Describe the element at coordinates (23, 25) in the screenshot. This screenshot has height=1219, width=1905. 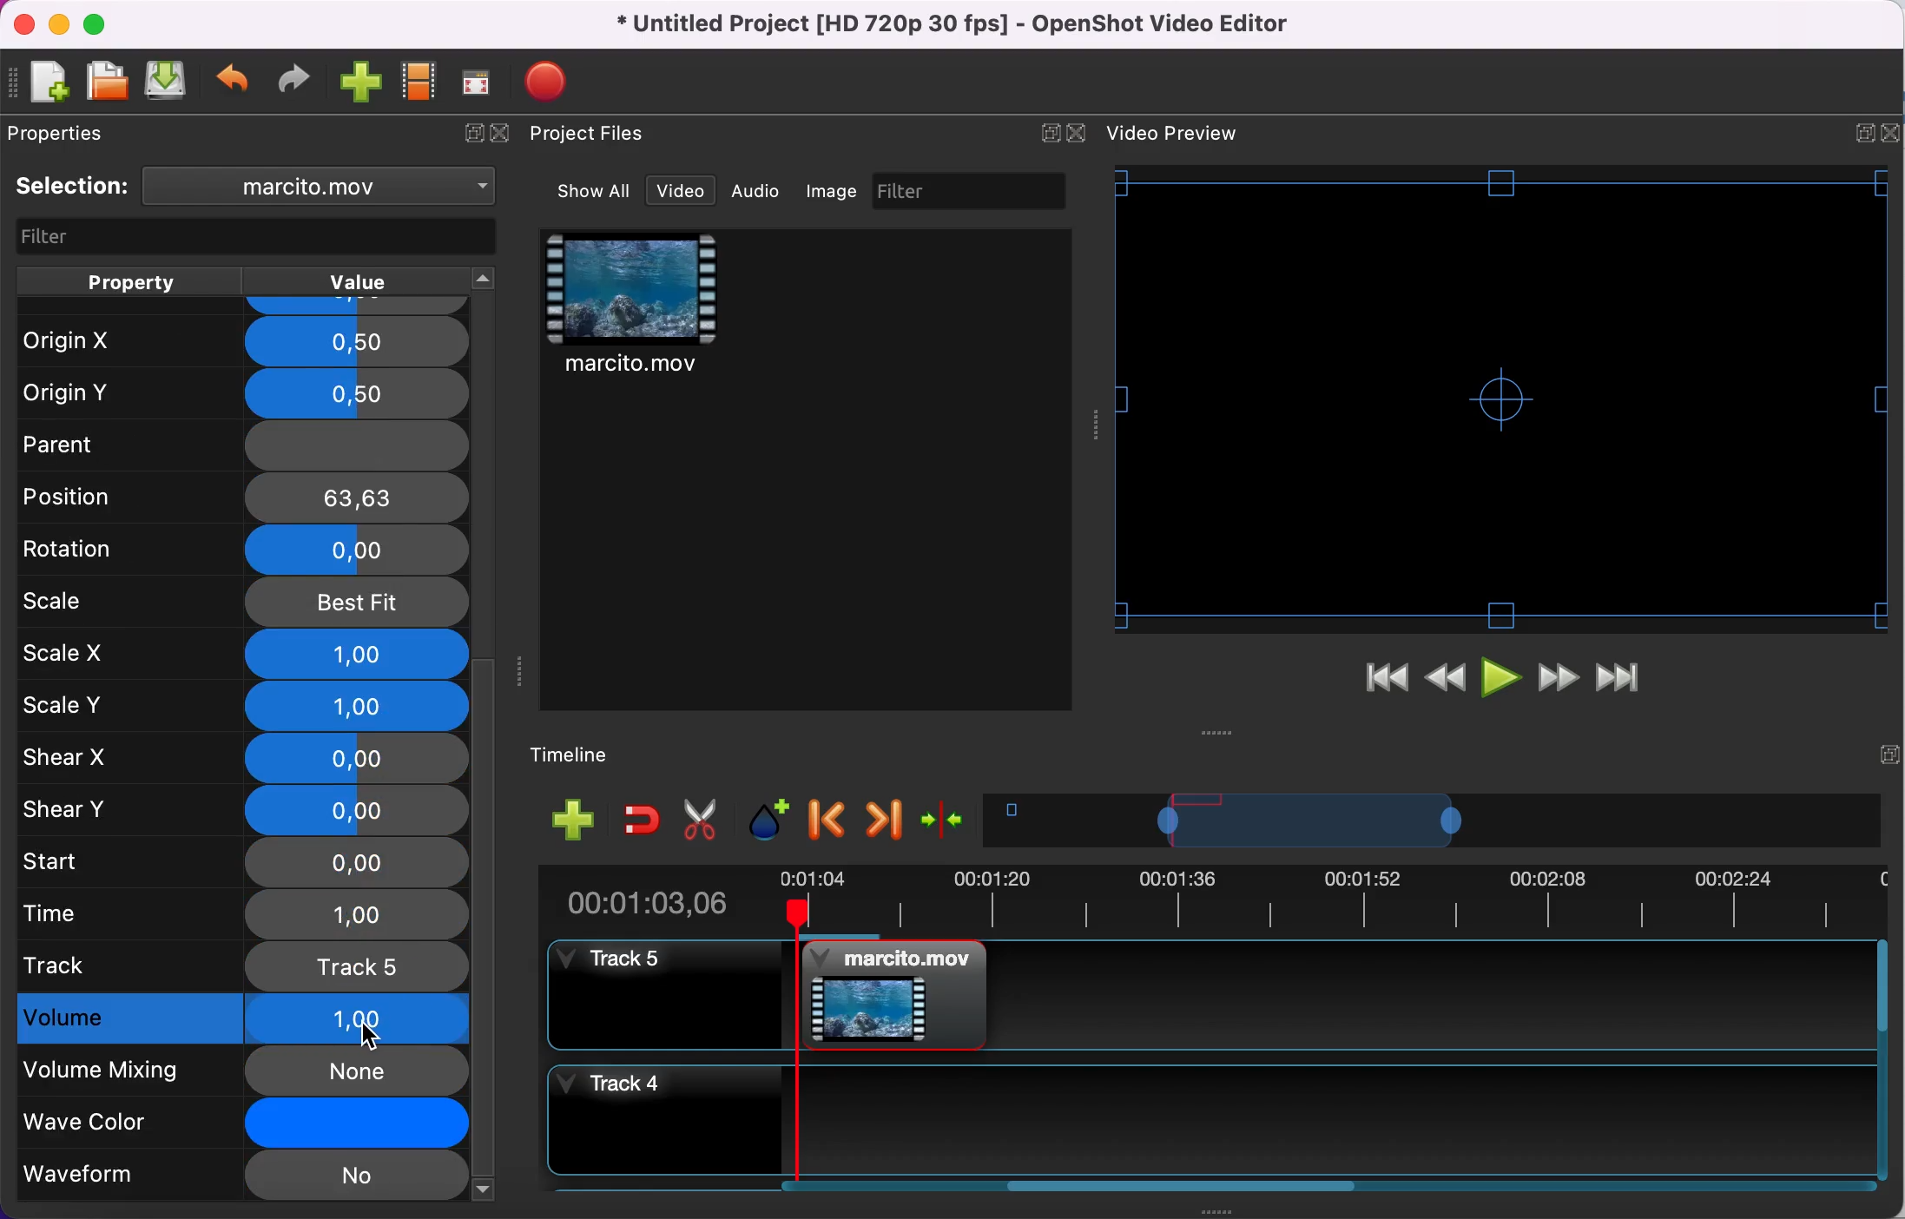
I see `close` at that location.